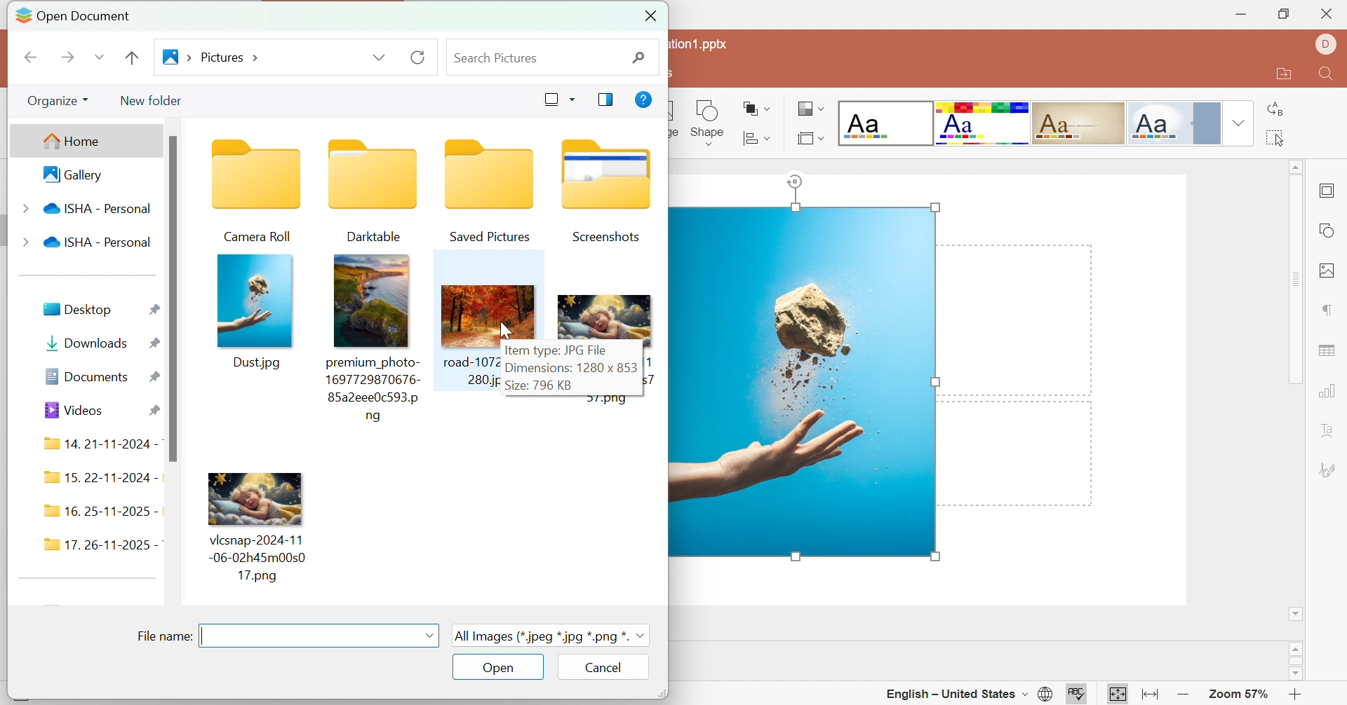 Image resolution: width=1347 pixels, height=705 pixels. Describe the element at coordinates (469, 344) in the screenshot. I see `image` at that location.